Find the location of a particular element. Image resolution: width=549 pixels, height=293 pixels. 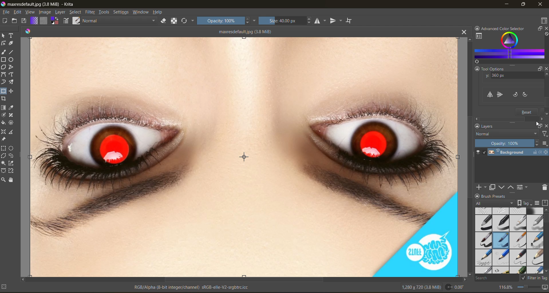

tool is located at coordinates (11, 115).